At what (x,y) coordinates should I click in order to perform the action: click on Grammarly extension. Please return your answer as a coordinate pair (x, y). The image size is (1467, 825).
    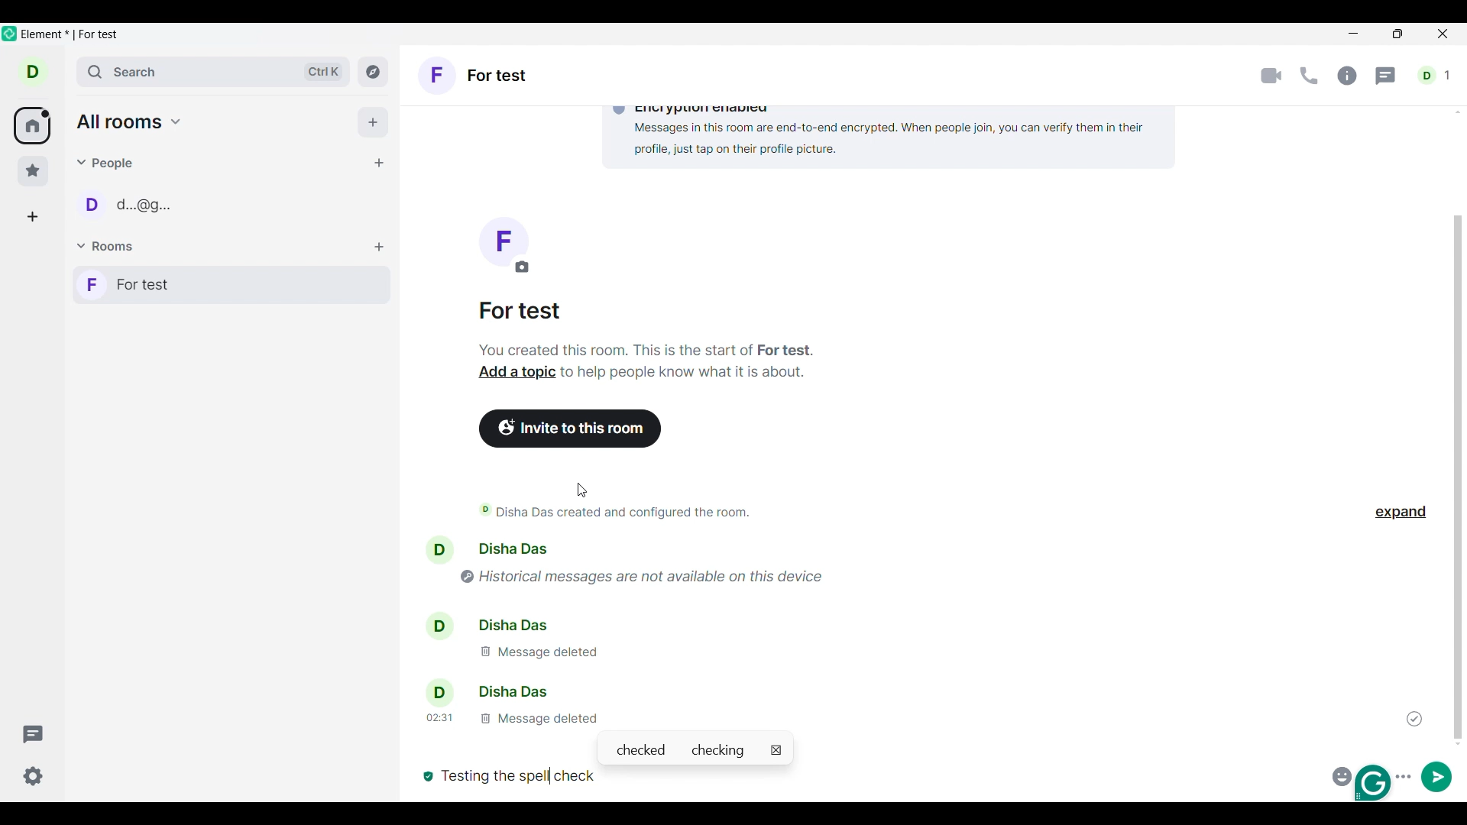
    Looking at the image, I should click on (1375, 783).